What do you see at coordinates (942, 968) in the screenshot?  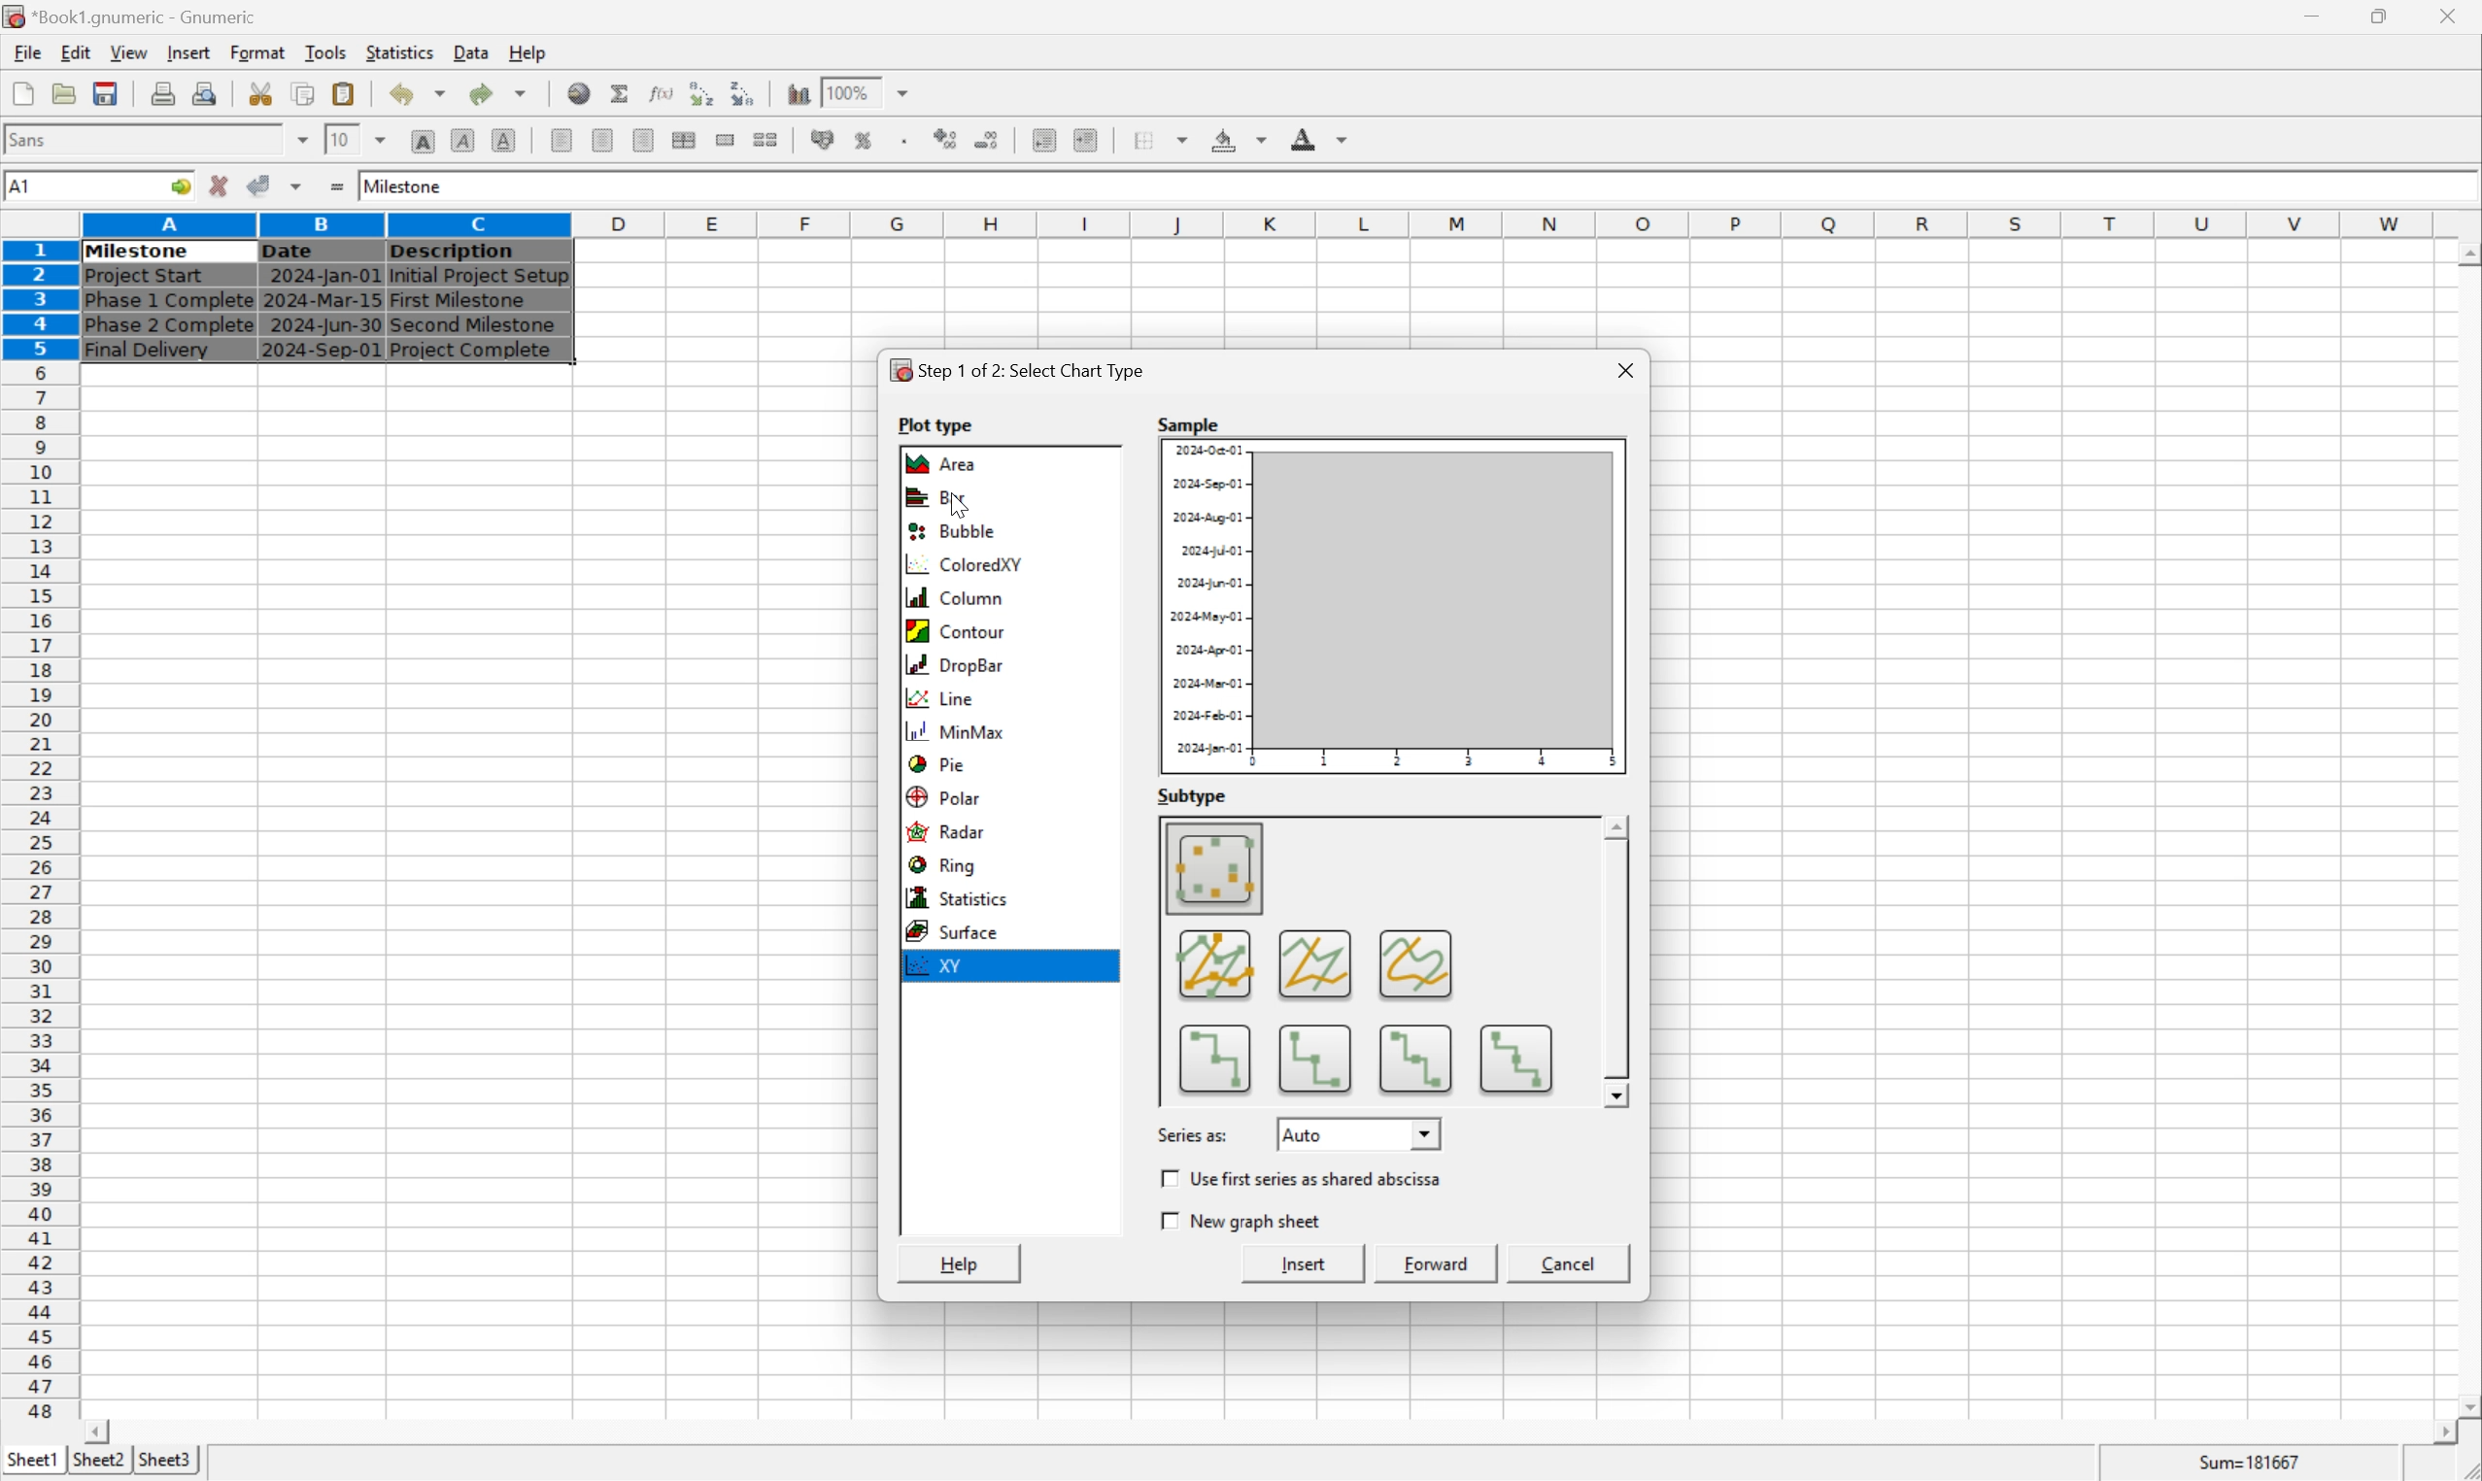 I see `XY` at bounding box center [942, 968].